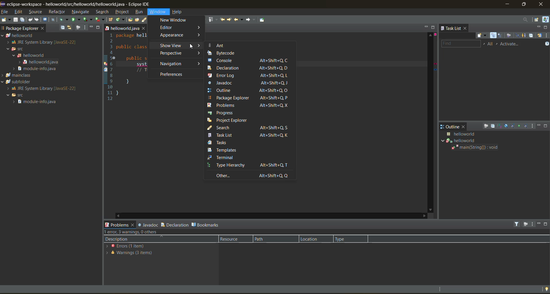 The height and width of the screenshot is (294, 550). I want to click on skip all breakpoints, so click(54, 20).